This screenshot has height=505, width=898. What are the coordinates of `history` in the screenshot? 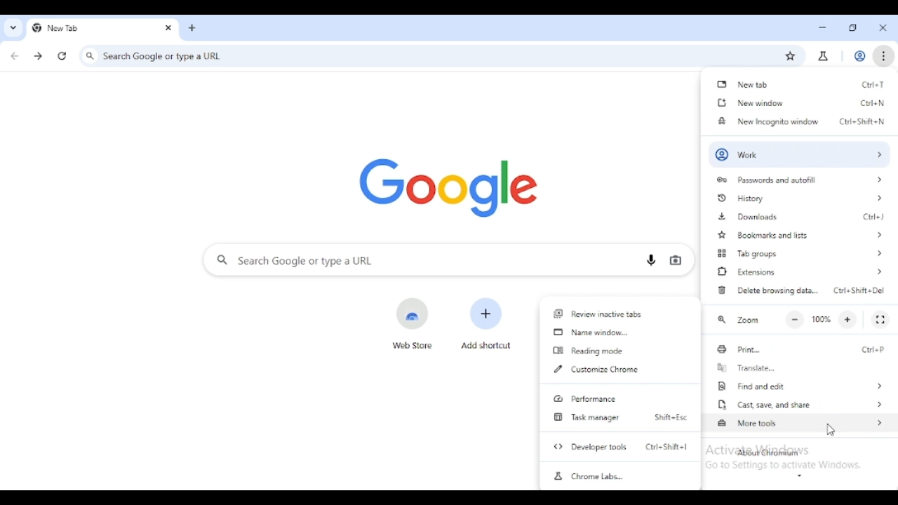 It's located at (800, 198).